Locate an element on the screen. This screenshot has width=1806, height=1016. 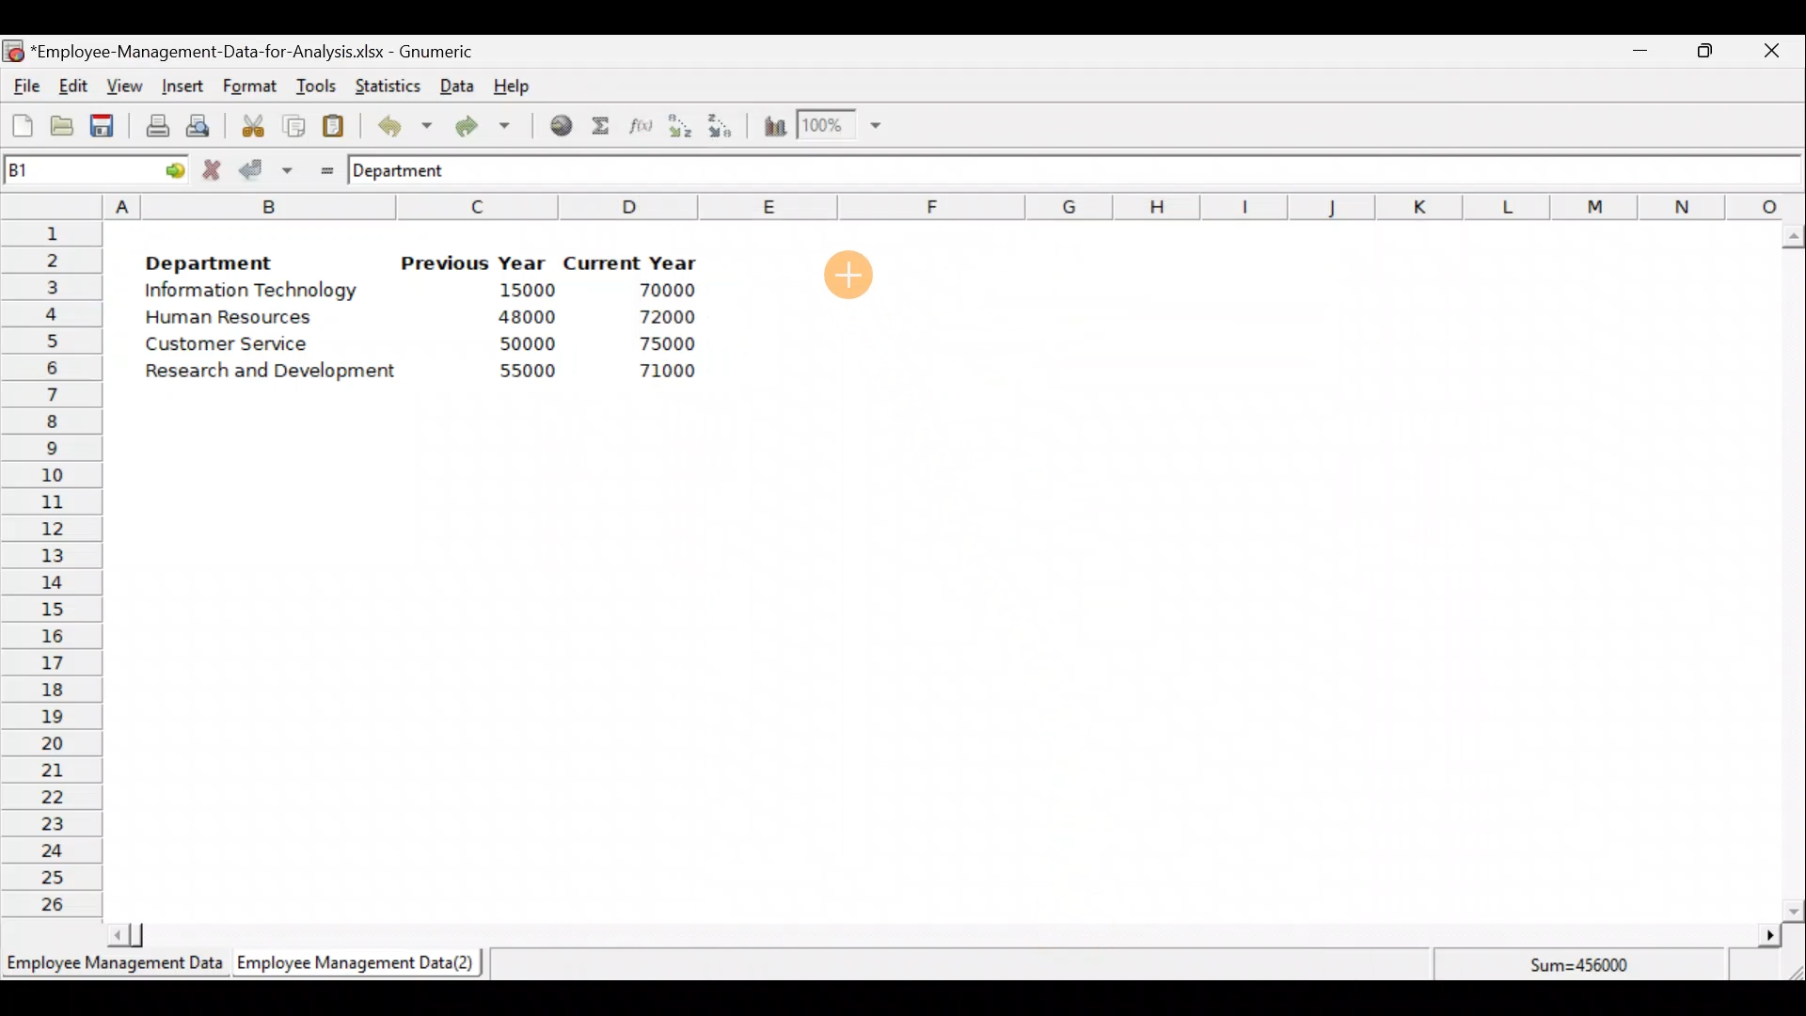
Data is located at coordinates (457, 86).